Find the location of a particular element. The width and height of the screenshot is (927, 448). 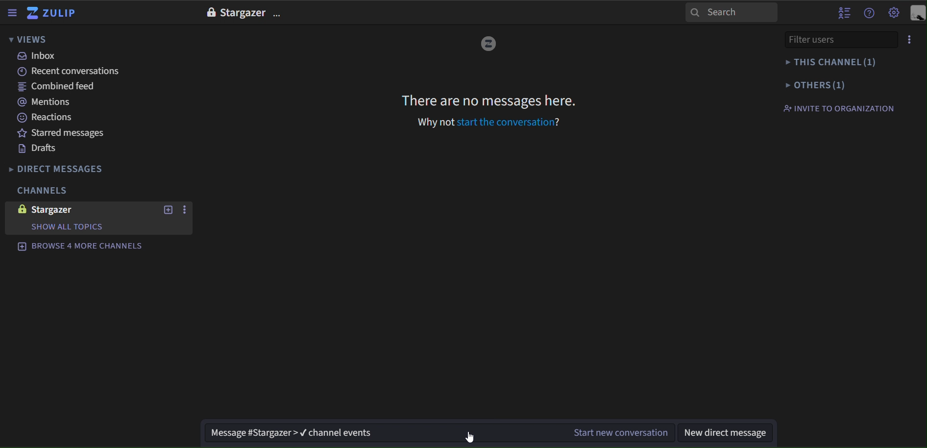

Stargazer is located at coordinates (243, 13).